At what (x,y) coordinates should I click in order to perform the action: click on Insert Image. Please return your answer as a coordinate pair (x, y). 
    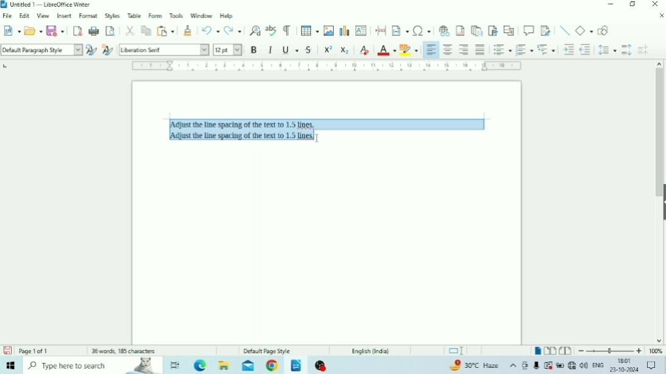
    Looking at the image, I should click on (329, 29).